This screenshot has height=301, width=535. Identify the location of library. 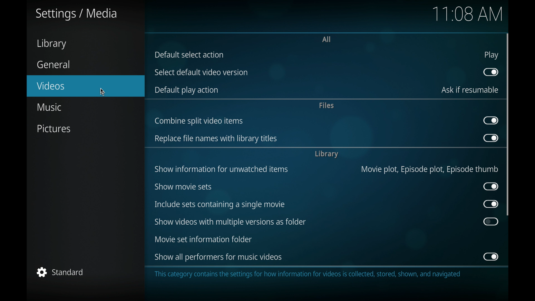
(326, 154).